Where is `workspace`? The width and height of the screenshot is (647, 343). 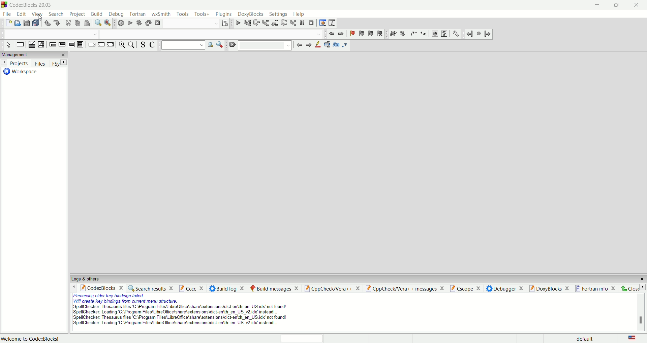
workspace is located at coordinates (22, 74).